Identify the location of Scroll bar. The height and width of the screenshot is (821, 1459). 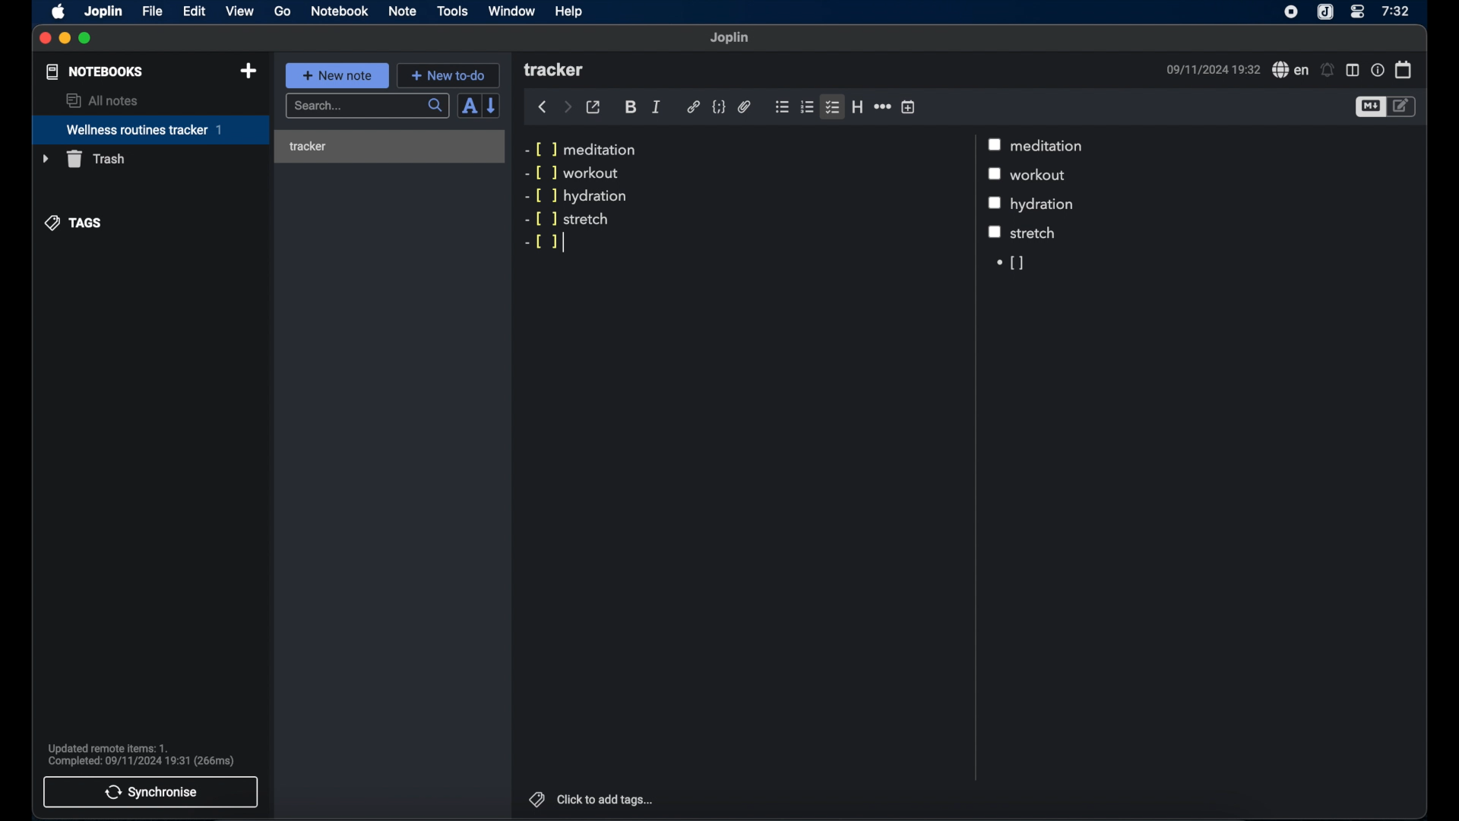
(973, 458).